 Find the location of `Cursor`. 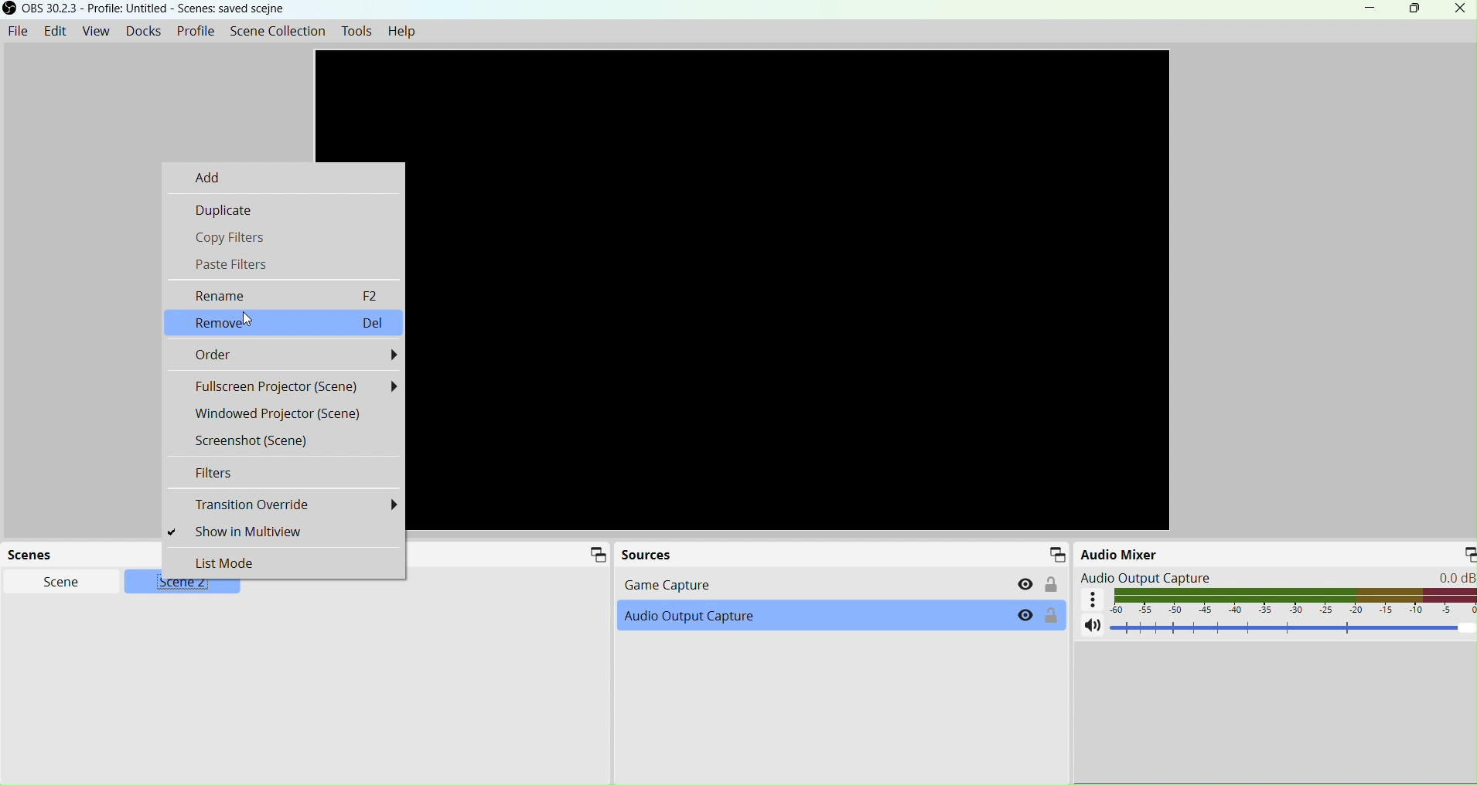

Cursor is located at coordinates (251, 319).